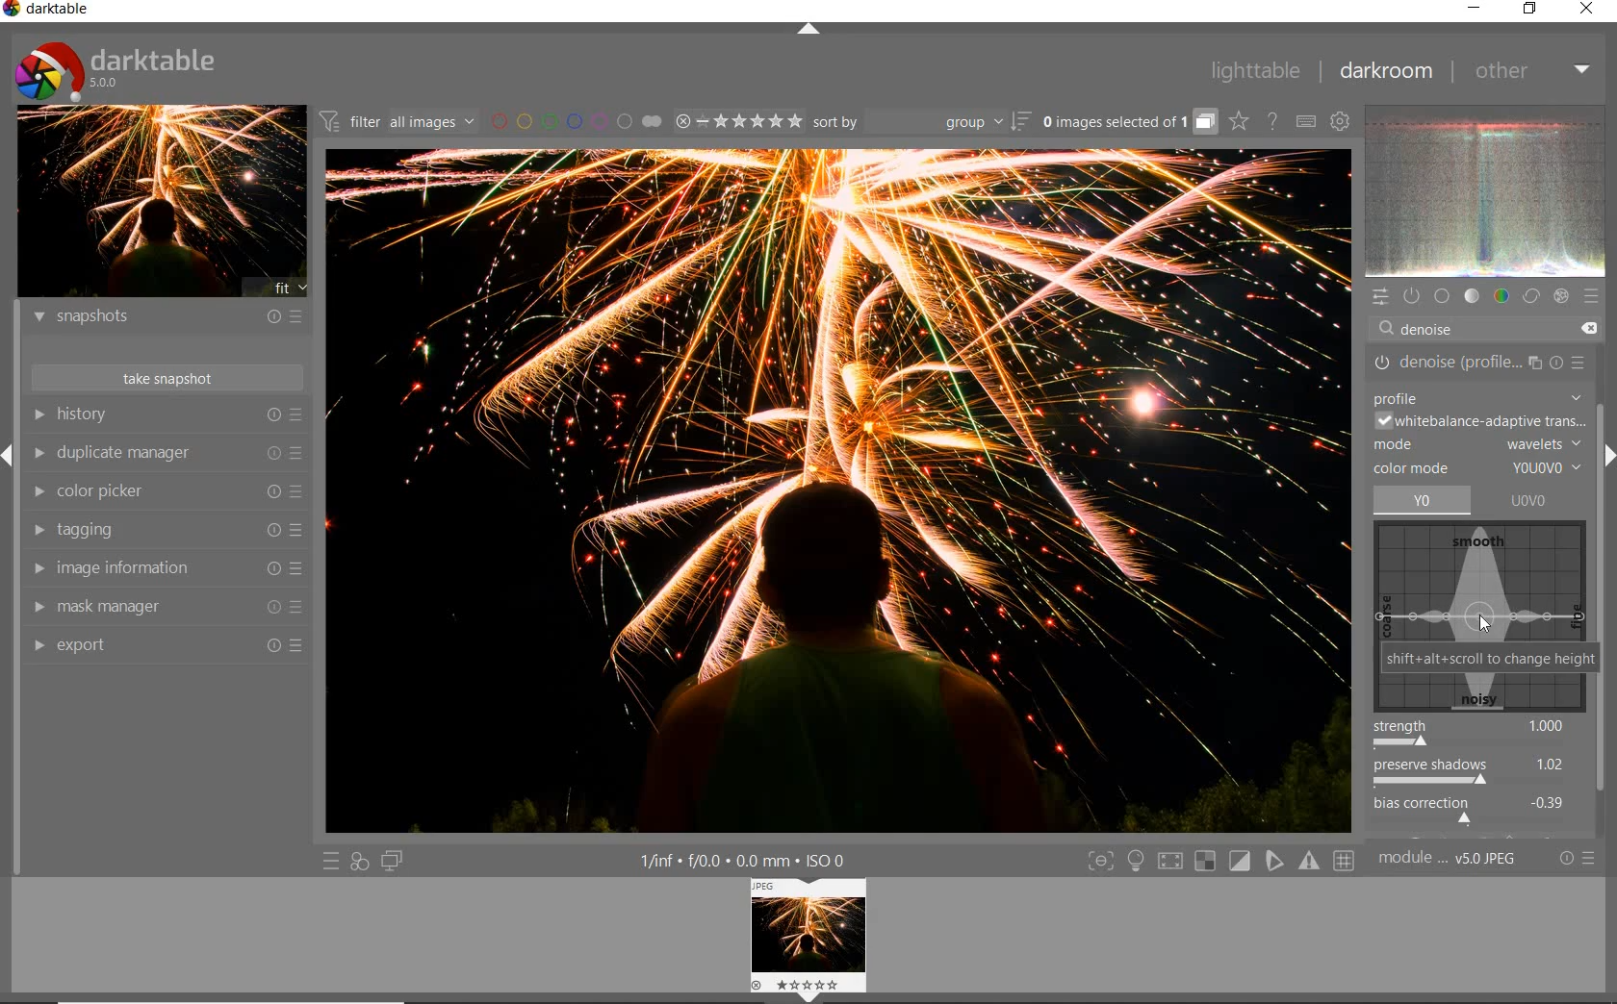 Image resolution: width=1617 pixels, height=1004 pixels. What do you see at coordinates (360, 862) in the screenshot?
I see `quick access for applying any of your styles` at bounding box center [360, 862].